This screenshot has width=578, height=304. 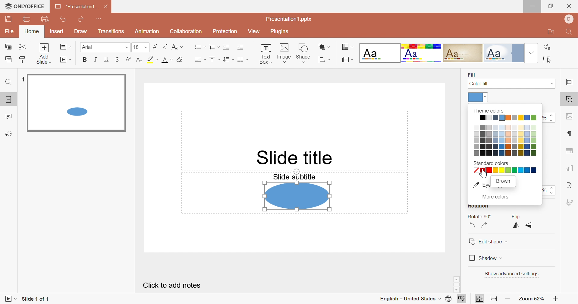 I want to click on Brown, so click(x=504, y=181).